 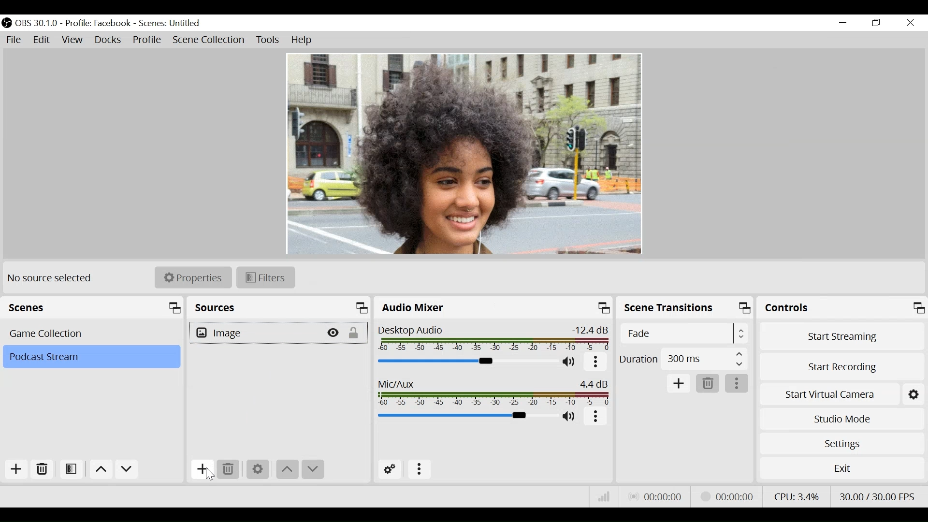 I want to click on Start Virtual Camera, so click(x=842, y=392).